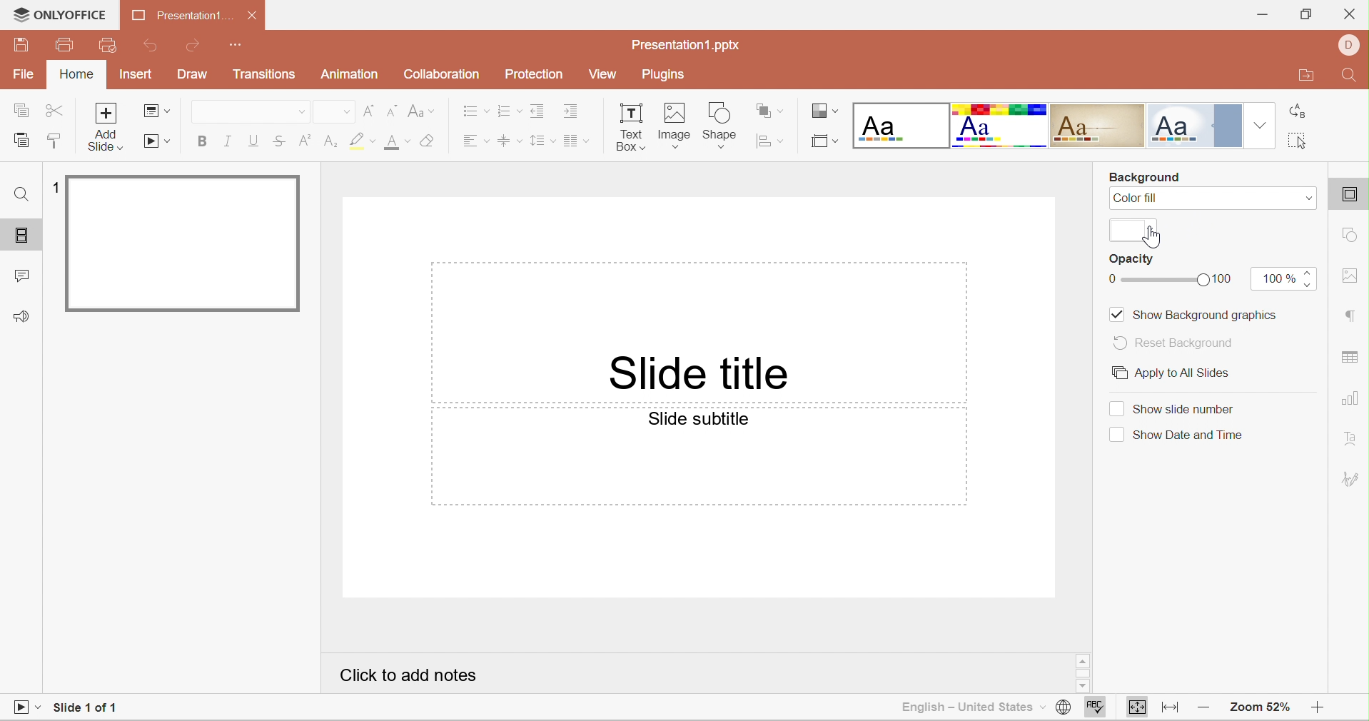  Describe the element at coordinates (22, 195) in the screenshot. I see `Find` at that location.